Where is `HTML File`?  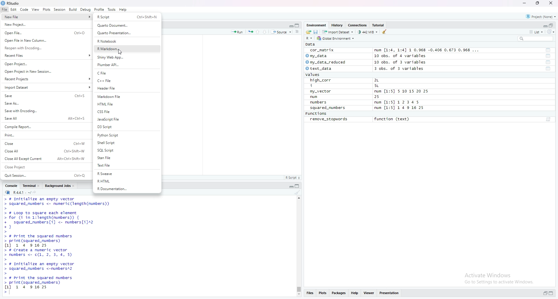 HTML File is located at coordinates (125, 104).